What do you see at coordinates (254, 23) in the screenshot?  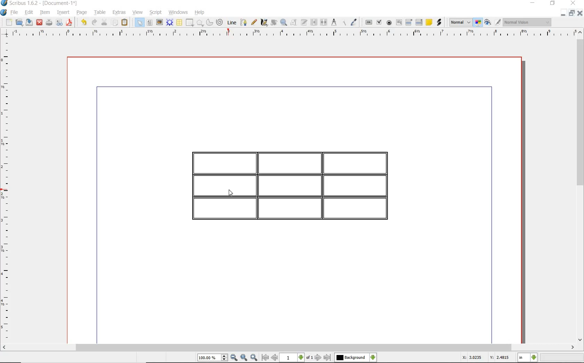 I see `freehand line` at bounding box center [254, 23].